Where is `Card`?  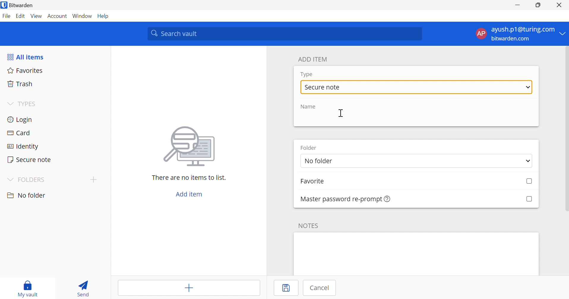 Card is located at coordinates (20, 133).